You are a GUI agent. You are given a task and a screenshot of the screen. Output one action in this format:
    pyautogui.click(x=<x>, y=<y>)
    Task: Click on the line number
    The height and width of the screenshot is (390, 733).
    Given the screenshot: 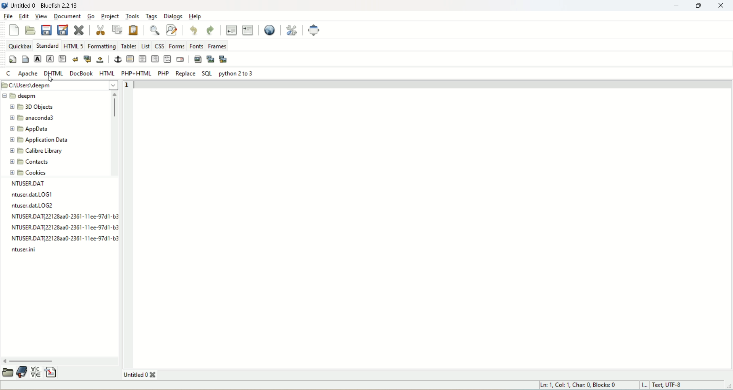 What is the action you would take?
    pyautogui.click(x=128, y=85)
    